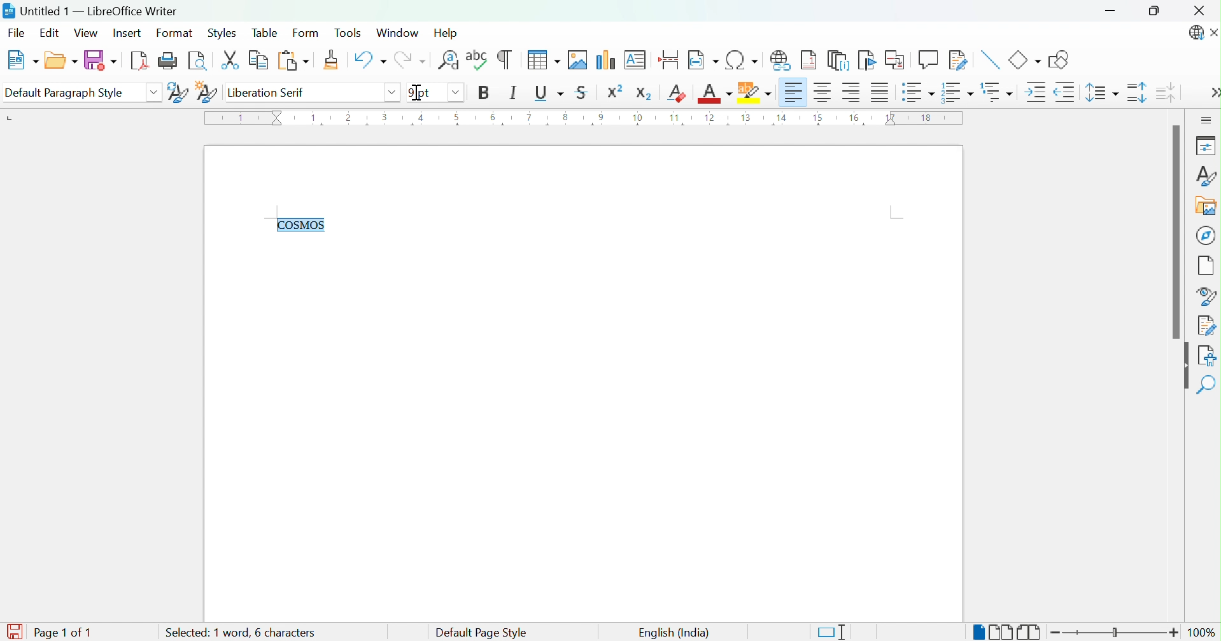 The image size is (1221, 641). What do you see at coordinates (917, 93) in the screenshot?
I see `Toggle unordered list` at bounding box center [917, 93].